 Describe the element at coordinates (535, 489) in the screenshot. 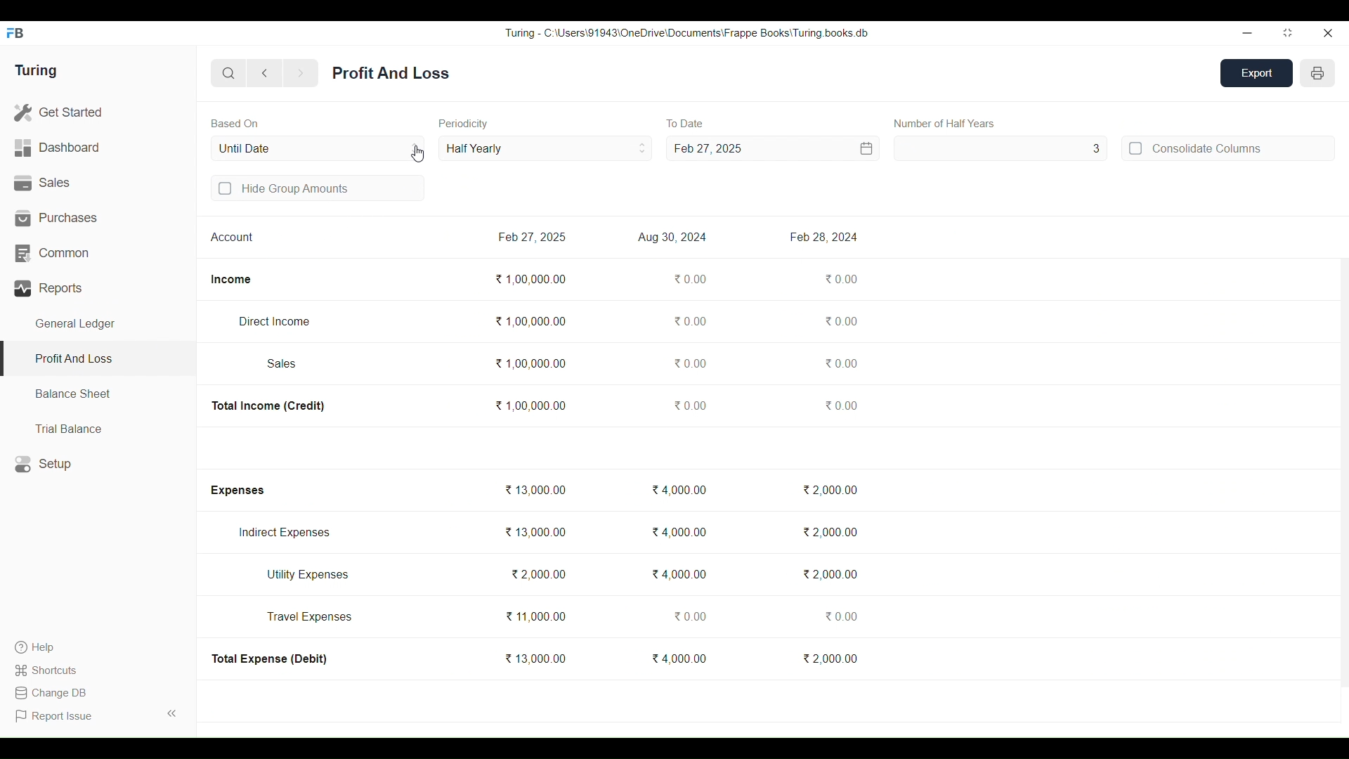

I see `13,000.00` at that location.